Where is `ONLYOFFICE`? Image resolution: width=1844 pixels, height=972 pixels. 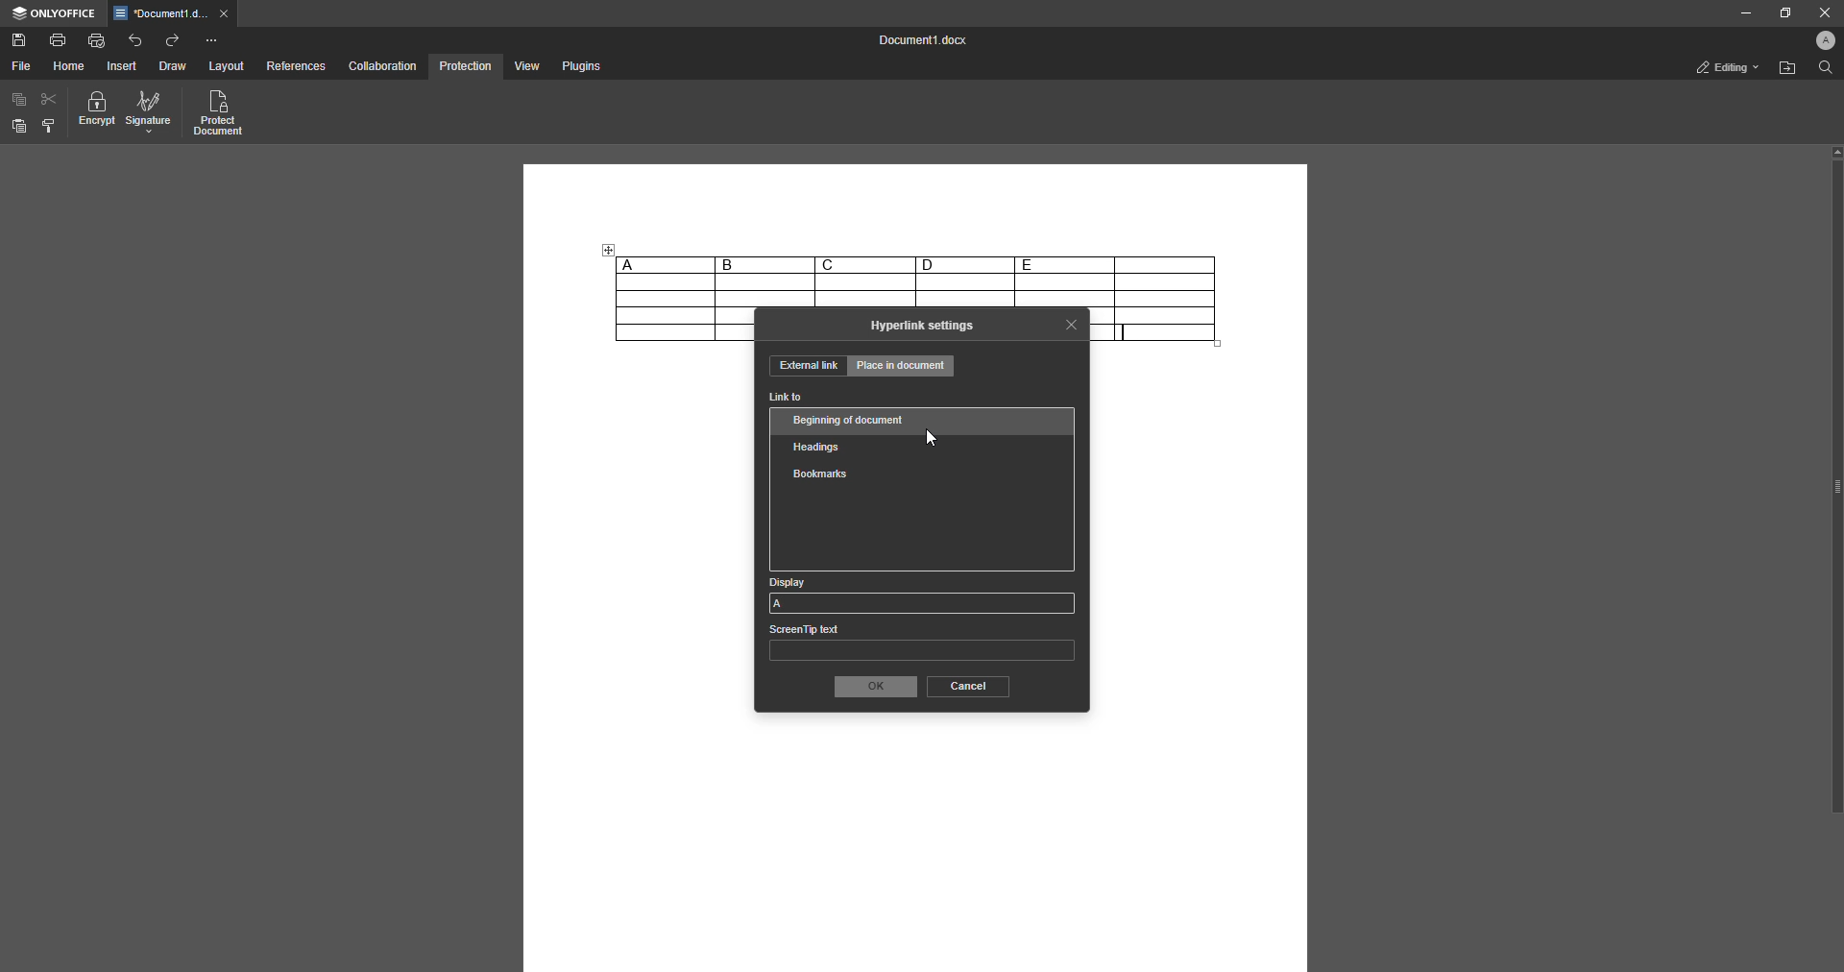
ONLYOFFICE is located at coordinates (54, 13).